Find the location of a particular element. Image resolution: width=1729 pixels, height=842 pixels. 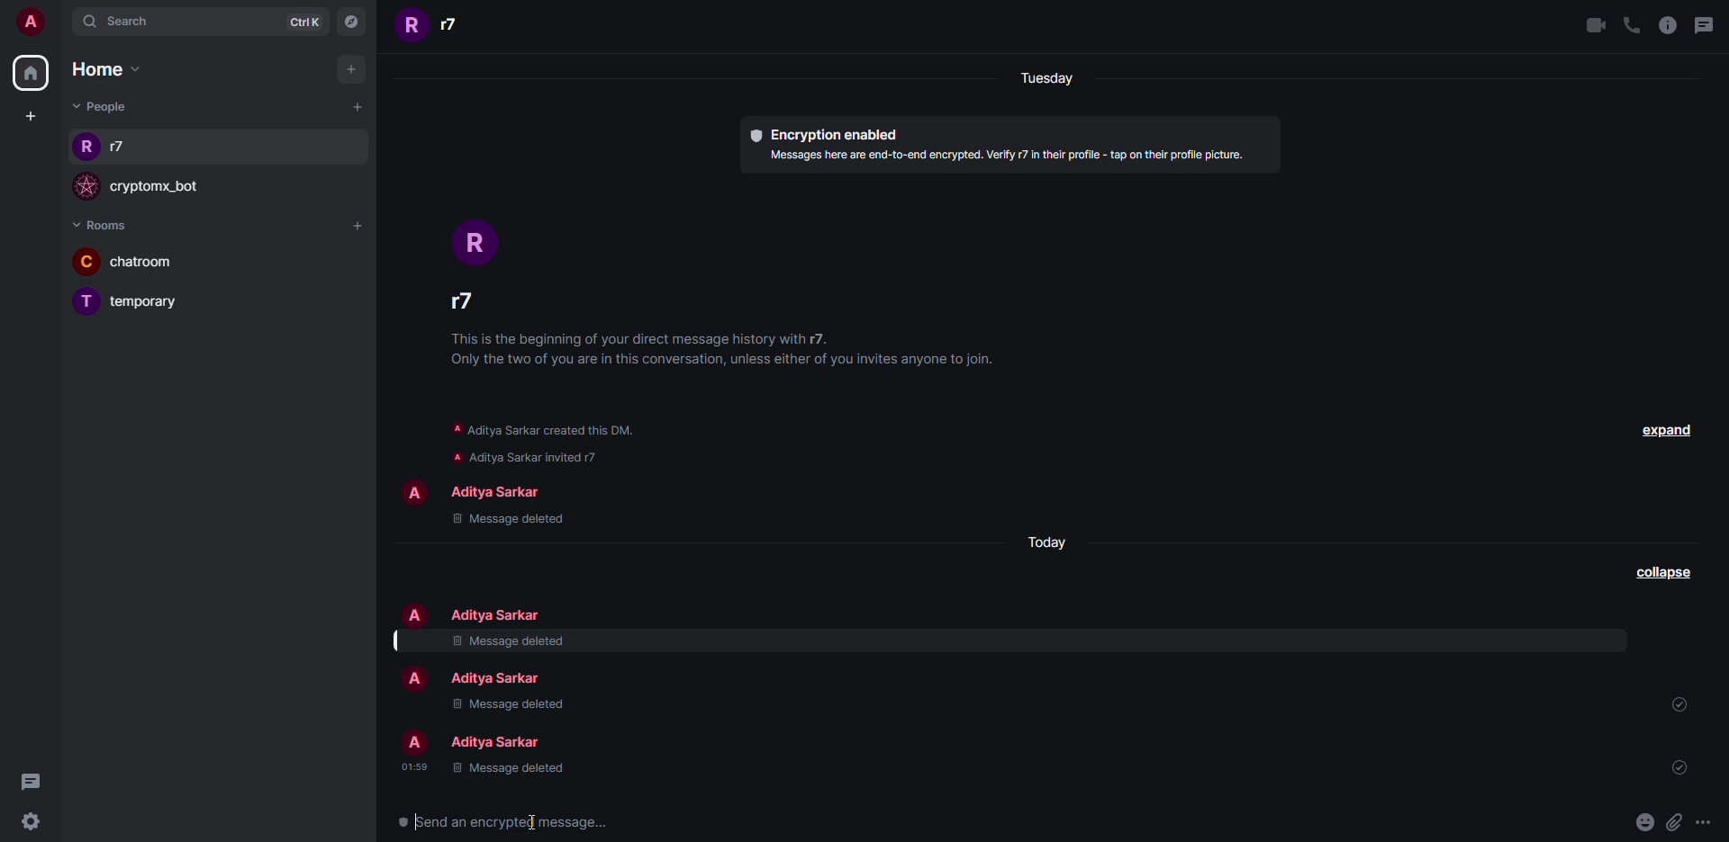

profile is located at coordinates (416, 680).